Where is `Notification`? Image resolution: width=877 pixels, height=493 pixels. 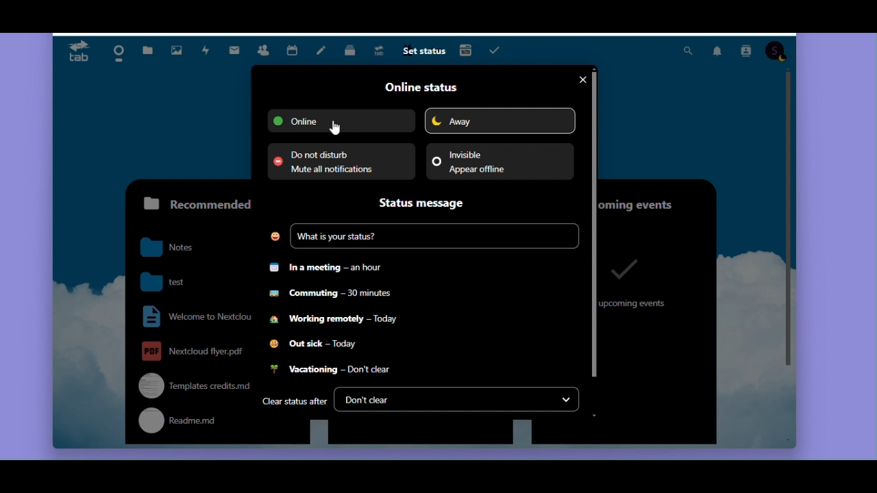 Notification is located at coordinates (716, 52).